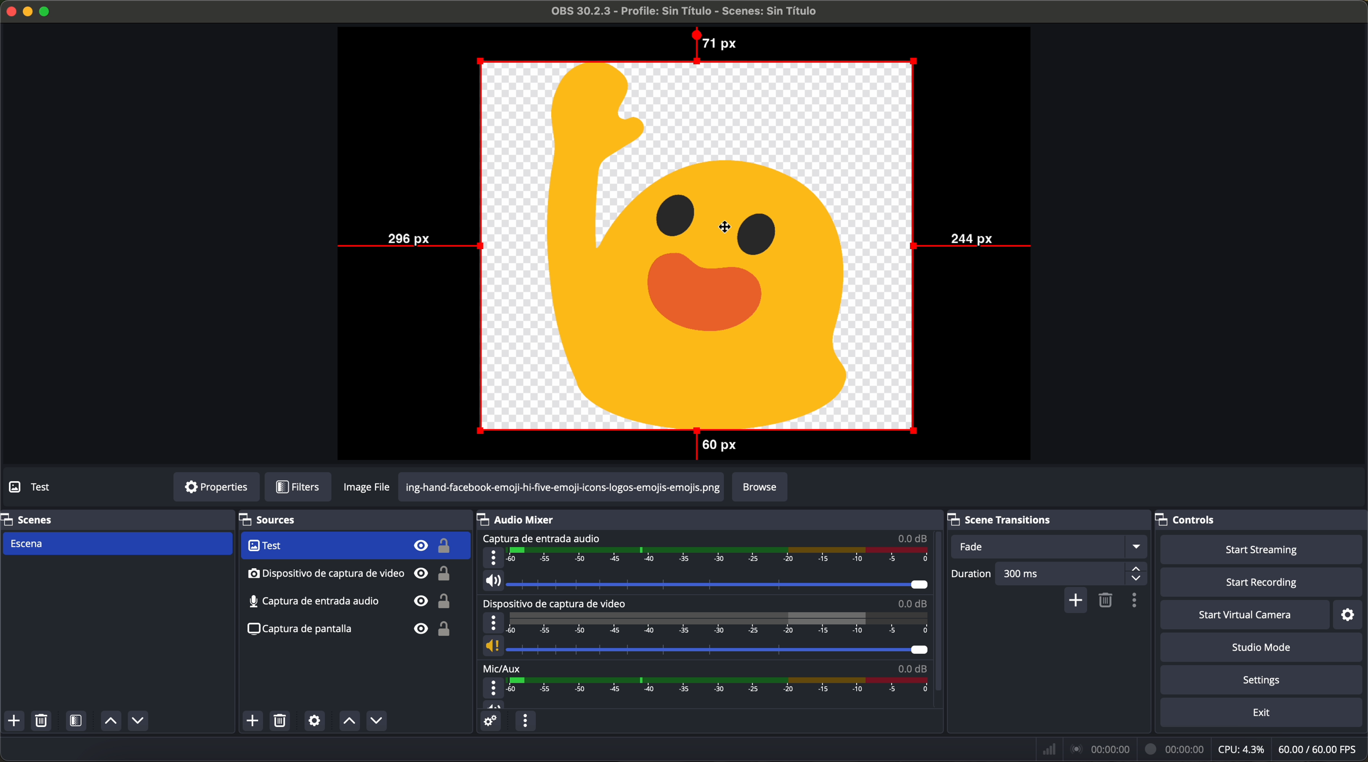 The width and height of the screenshot is (1368, 762). Describe the element at coordinates (56, 486) in the screenshot. I see `no source selected` at that location.